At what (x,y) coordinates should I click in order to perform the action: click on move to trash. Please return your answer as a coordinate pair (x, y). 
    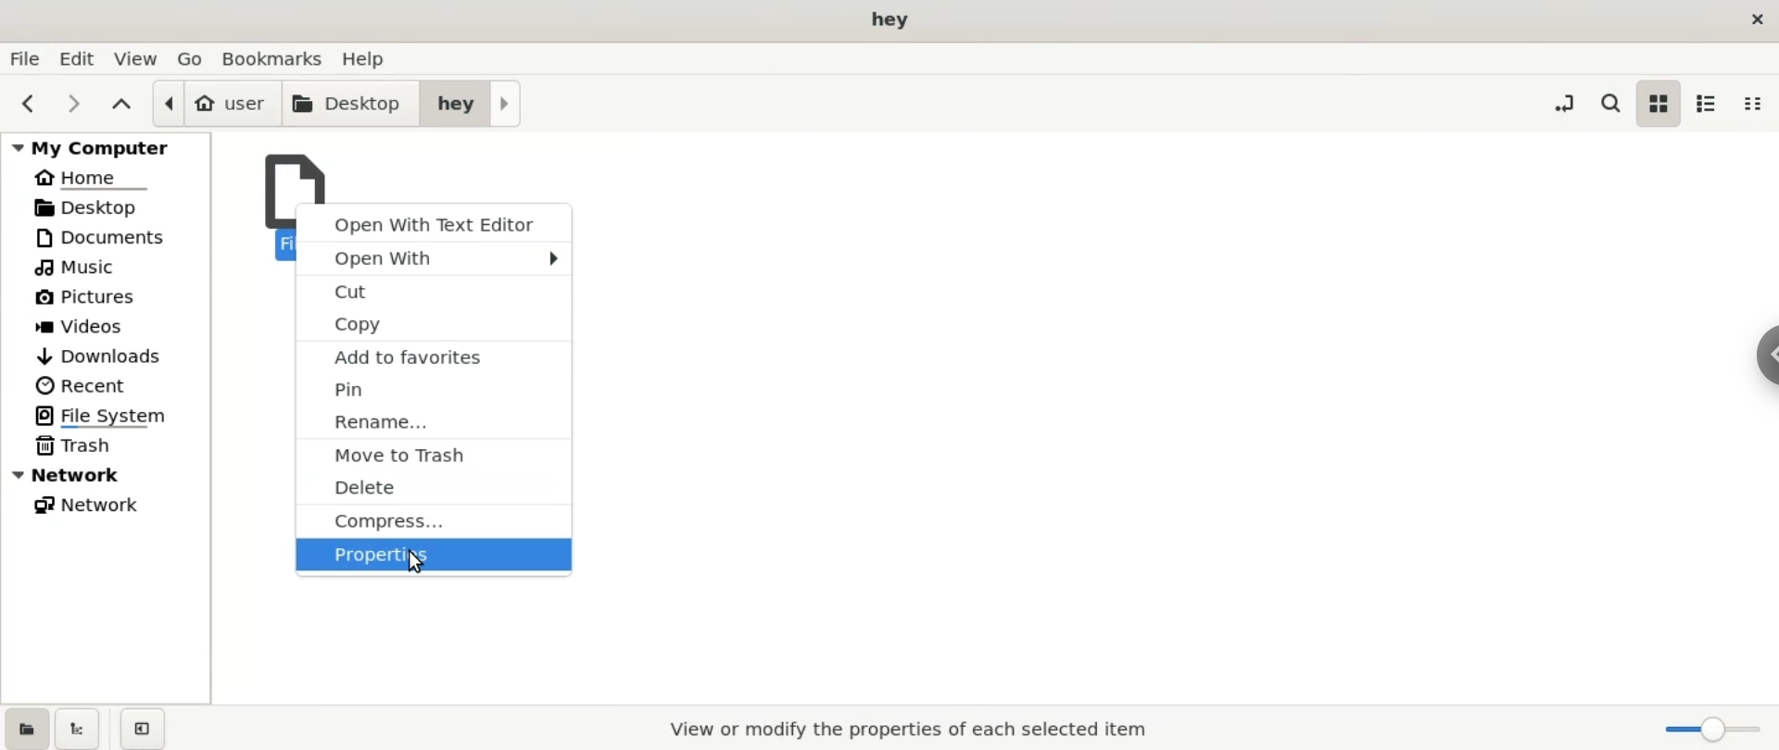
    Looking at the image, I should click on (435, 455).